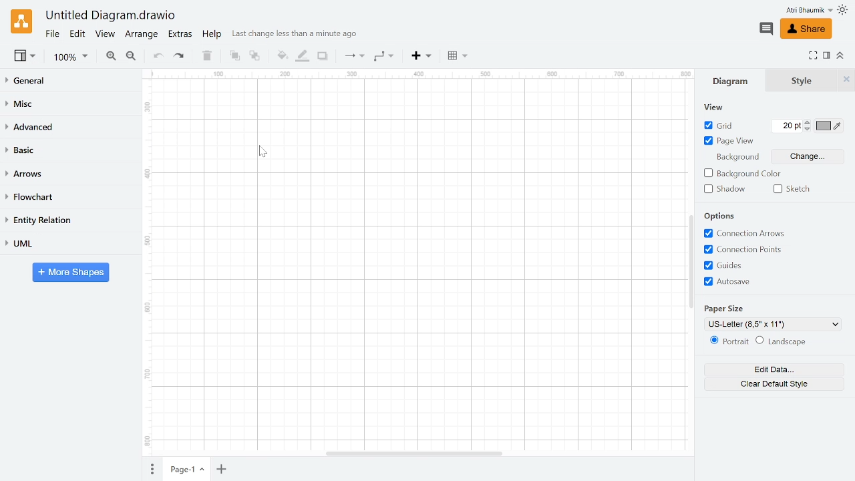 The image size is (855, 481). What do you see at coordinates (744, 173) in the screenshot?
I see `Background color` at bounding box center [744, 173].